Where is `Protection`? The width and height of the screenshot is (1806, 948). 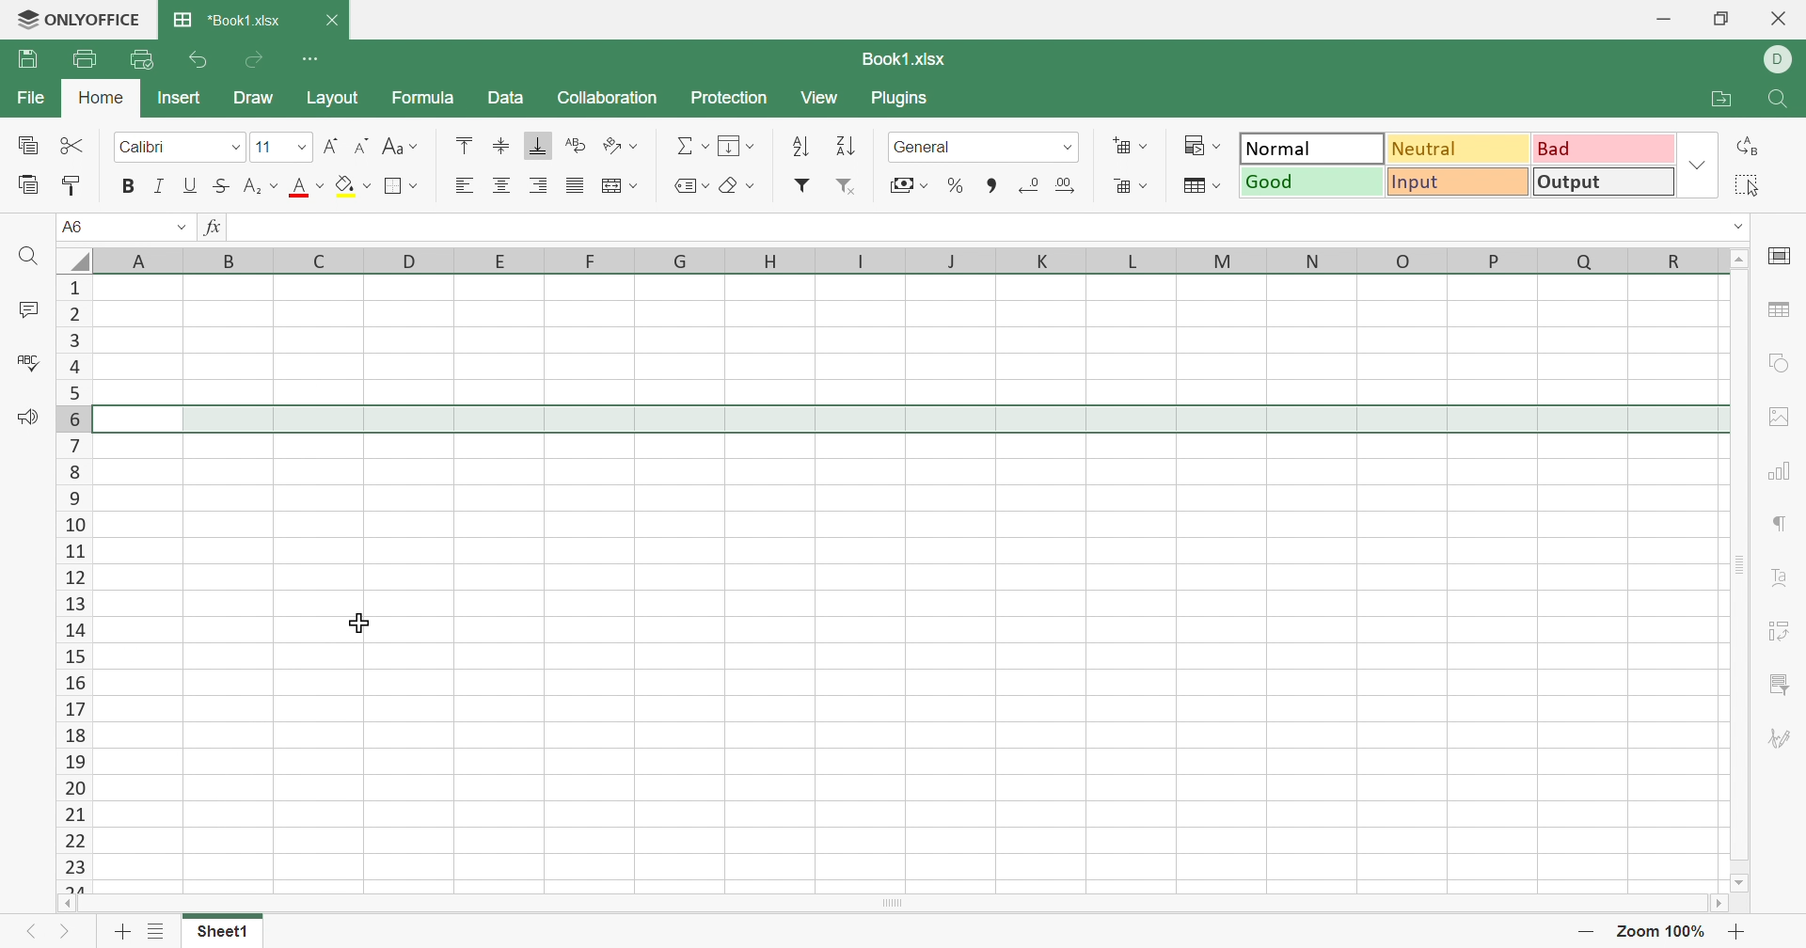 Protection is located at coordinates (729, 94).